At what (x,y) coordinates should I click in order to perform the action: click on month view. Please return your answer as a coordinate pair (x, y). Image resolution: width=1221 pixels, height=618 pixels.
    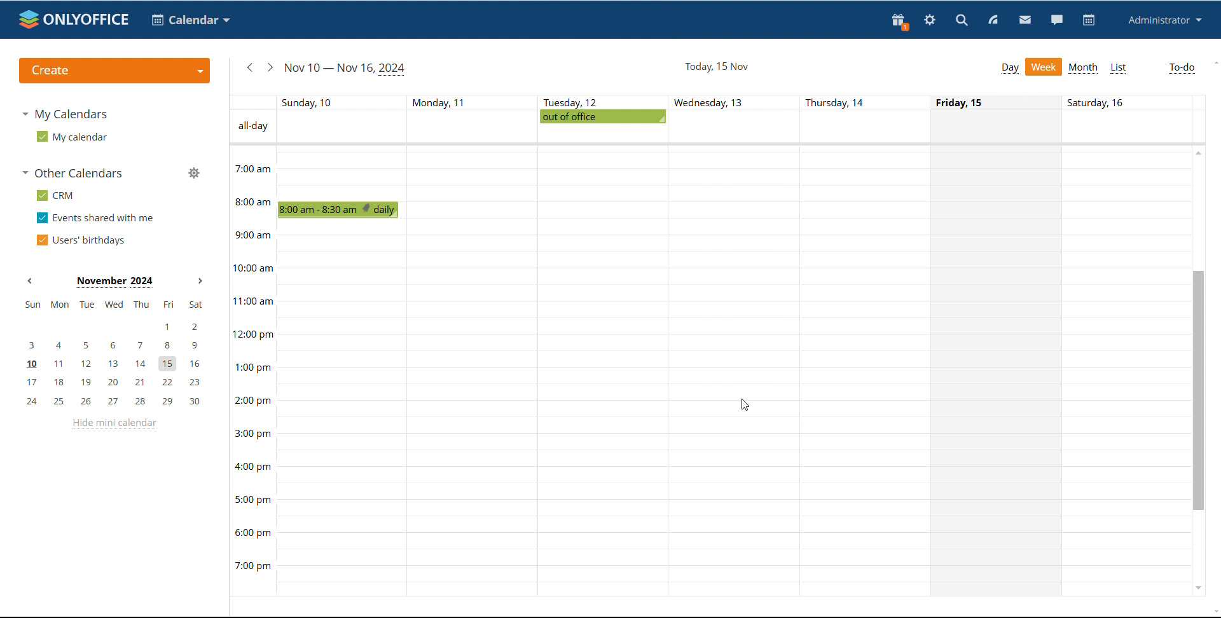
    Looking at the image, I should click on (1084, 69).